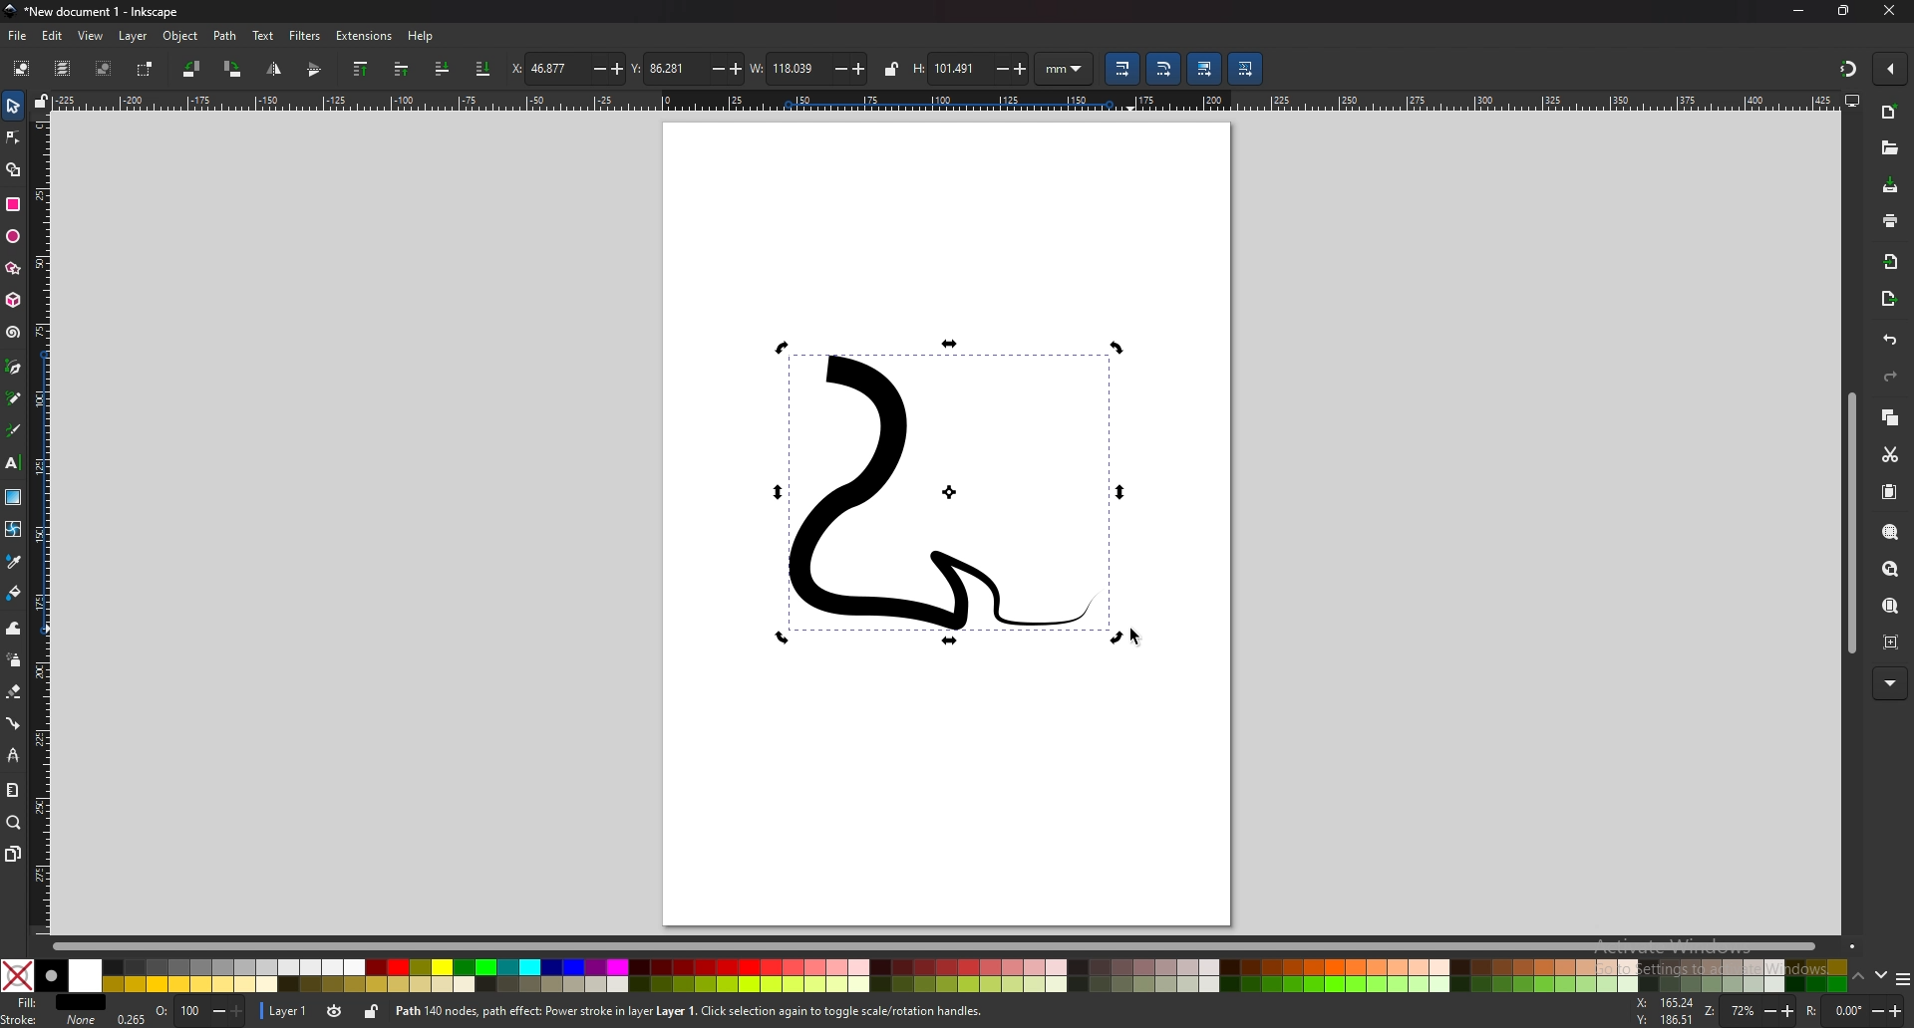  What do you see at coordinates (401, 70) in the screenshot?
I see `raise selection one step` at bounding box center [401, 70].